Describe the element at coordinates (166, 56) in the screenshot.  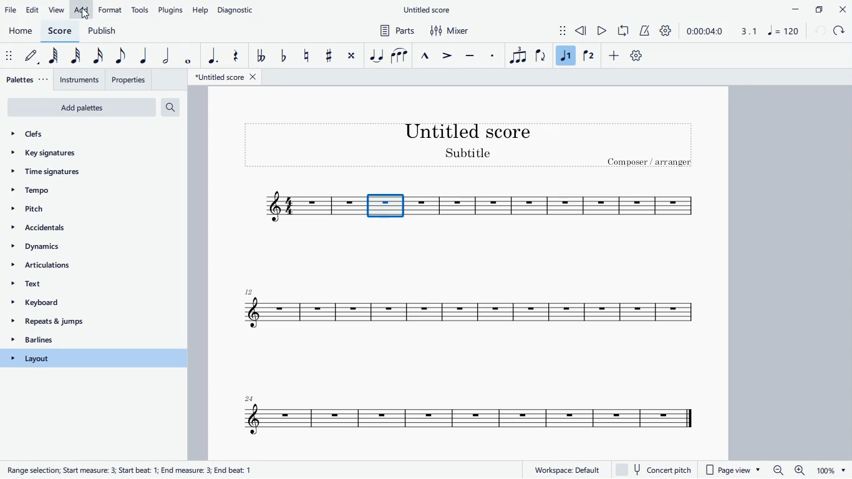
I see `half note` at that location.